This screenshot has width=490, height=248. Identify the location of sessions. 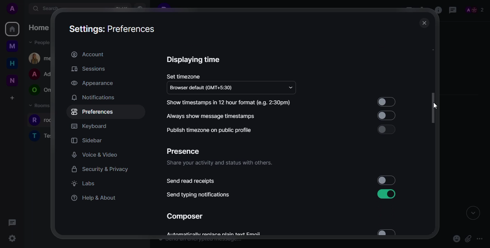
(88, 69).